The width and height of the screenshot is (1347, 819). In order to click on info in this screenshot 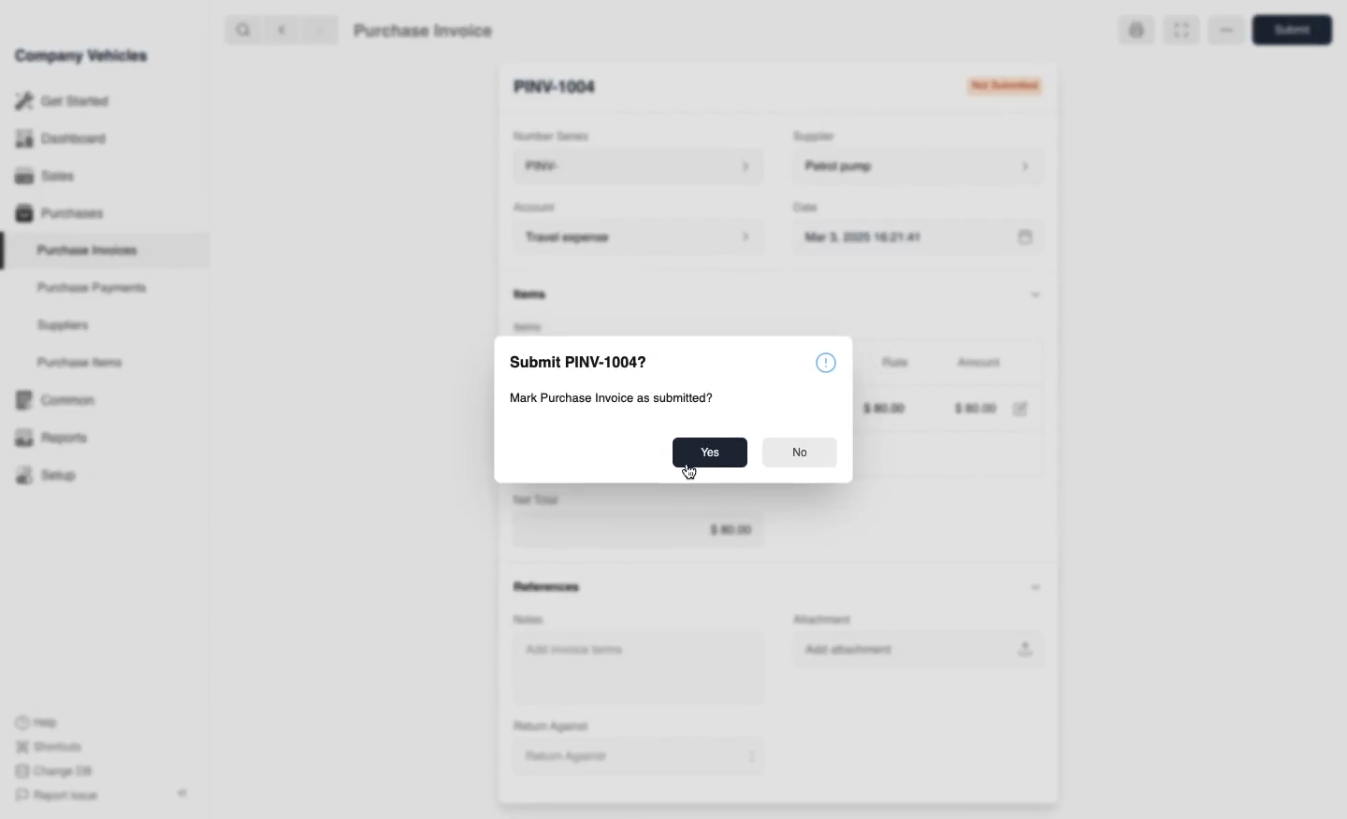, I will do `click(825, 362)`.